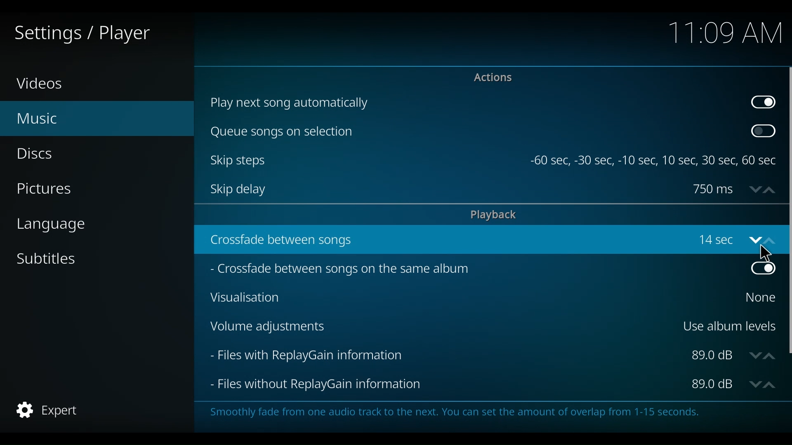 The width and height of the screenshot is (792, 445). What do you see at coordinates (722, 33) in the screenshot?
I see `time` at bounding box center [722, 33].